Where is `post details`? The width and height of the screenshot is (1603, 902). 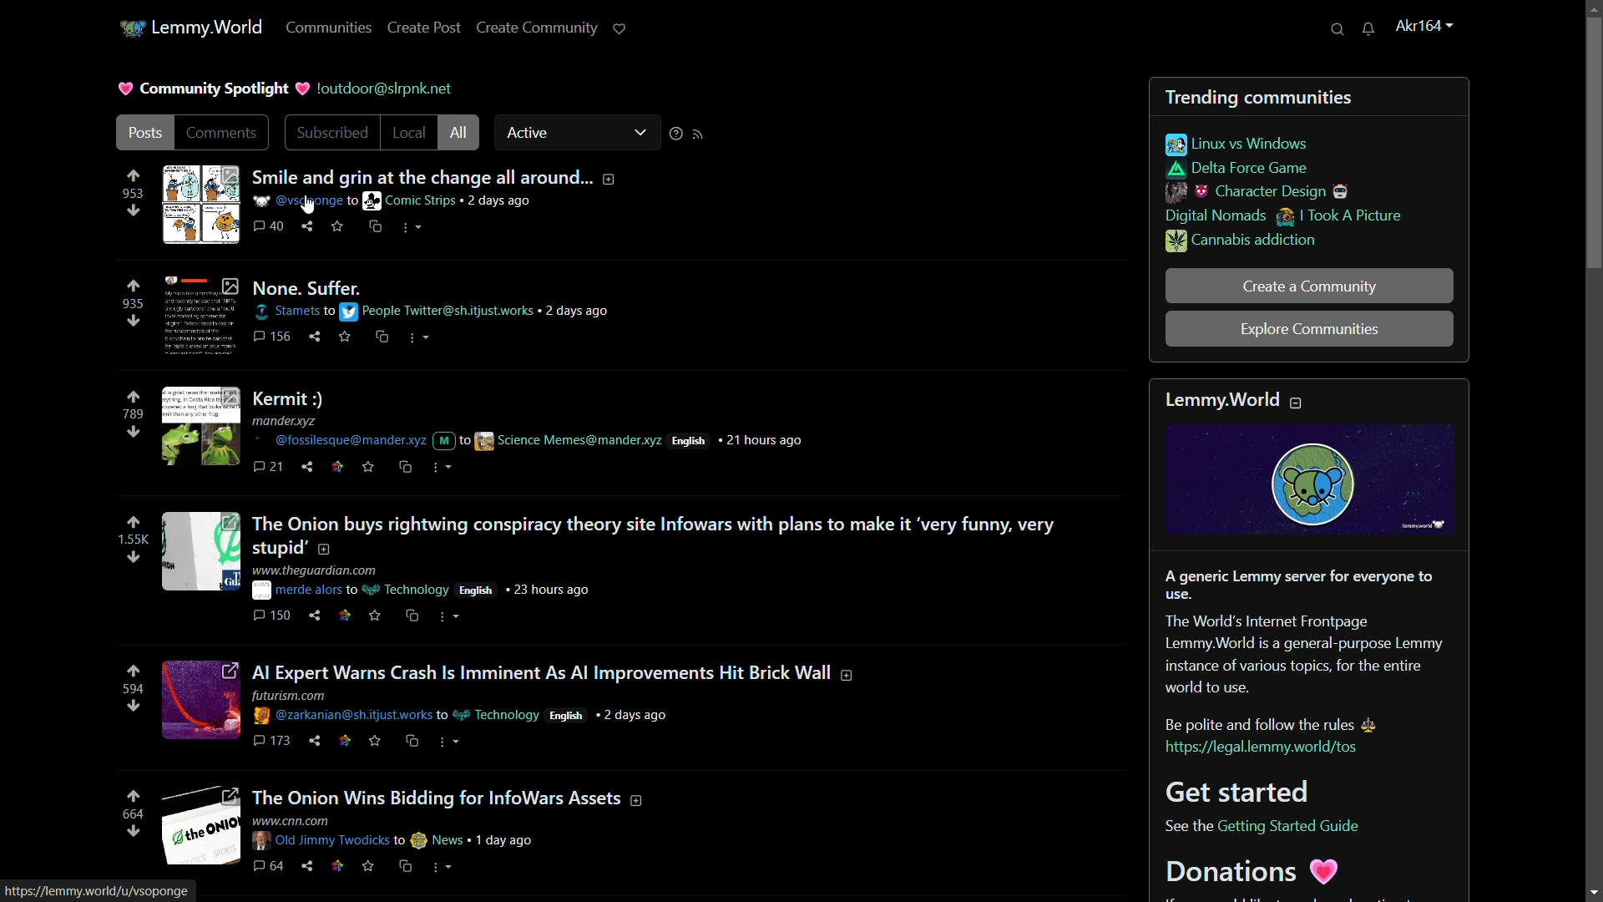 post details is located at coordinates (436, 312).